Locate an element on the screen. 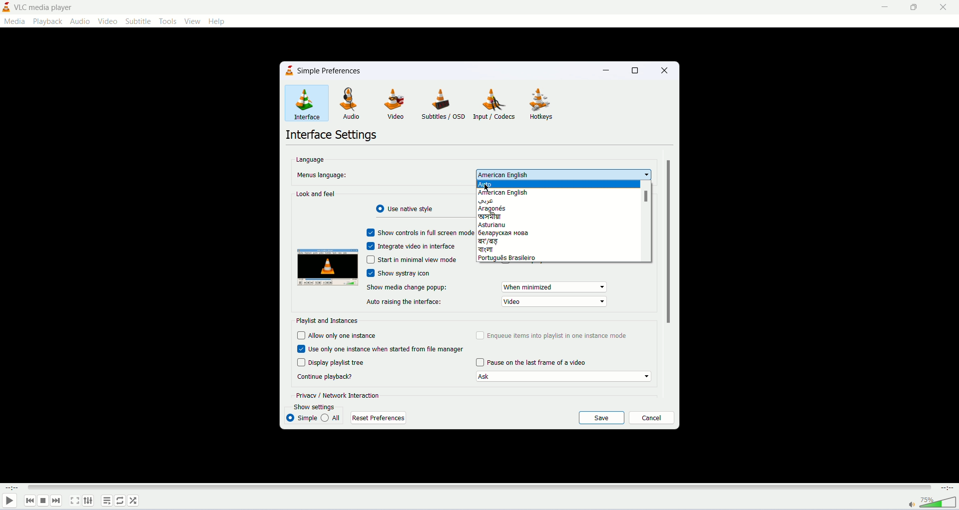 This screenshot has height=510, width=959. Continue playback options is located at coordinates (564, 377).